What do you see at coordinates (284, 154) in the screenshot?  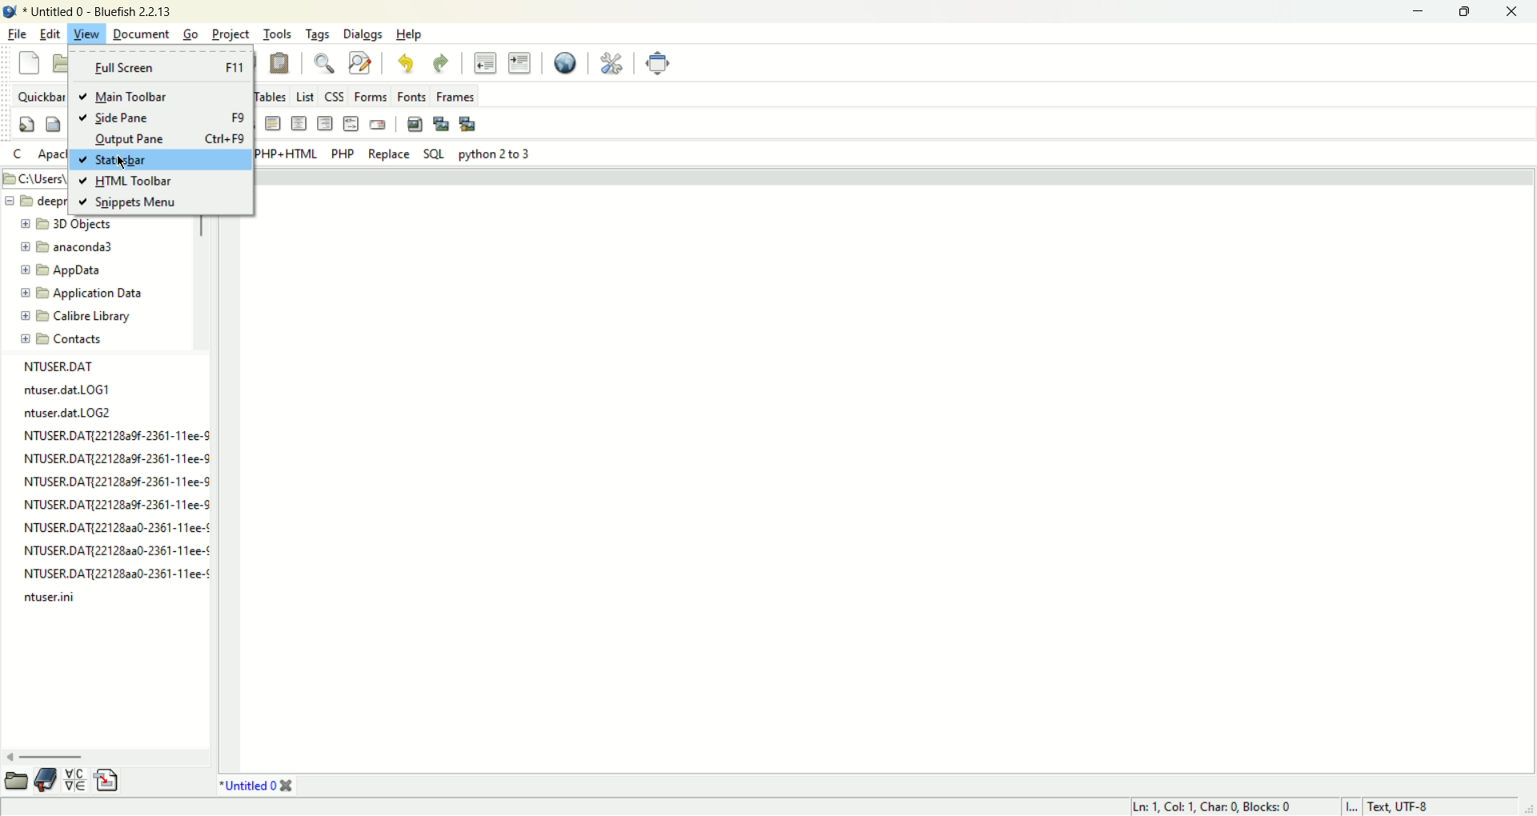 I see `PHP+HTML` at bounding box center [284, 154].